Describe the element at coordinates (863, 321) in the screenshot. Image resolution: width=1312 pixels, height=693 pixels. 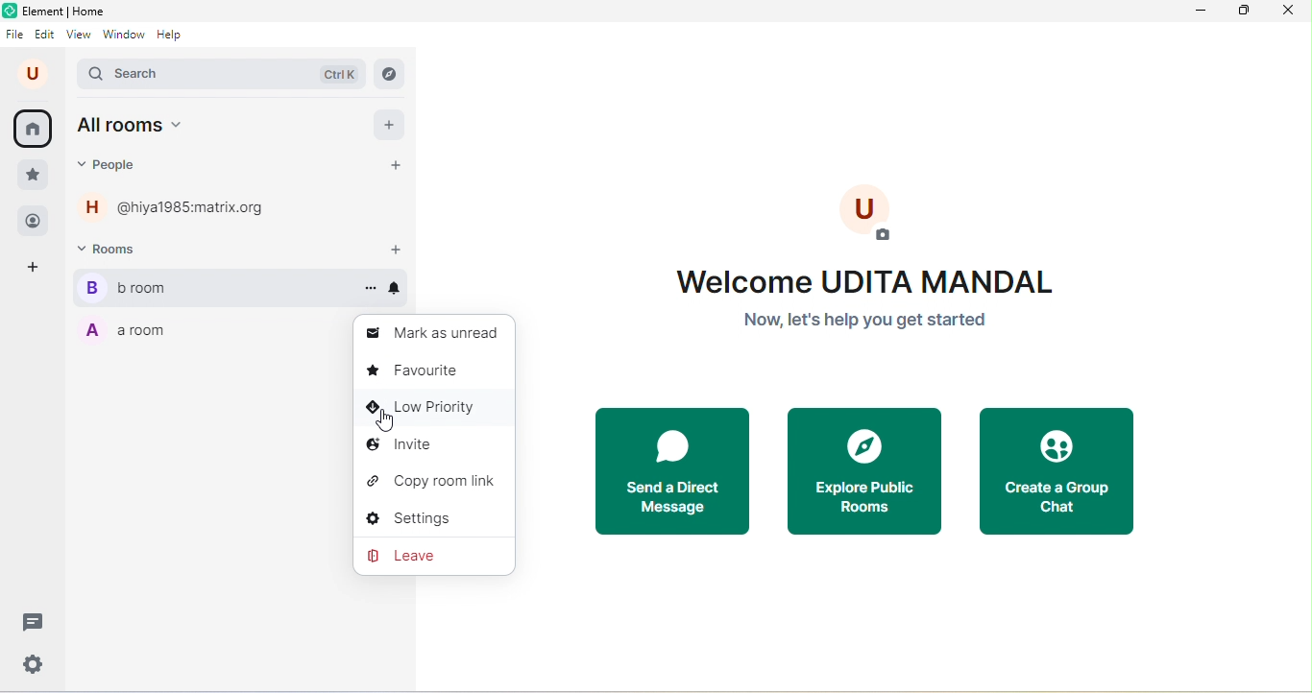
I see `now let"s help you get started` at that location.